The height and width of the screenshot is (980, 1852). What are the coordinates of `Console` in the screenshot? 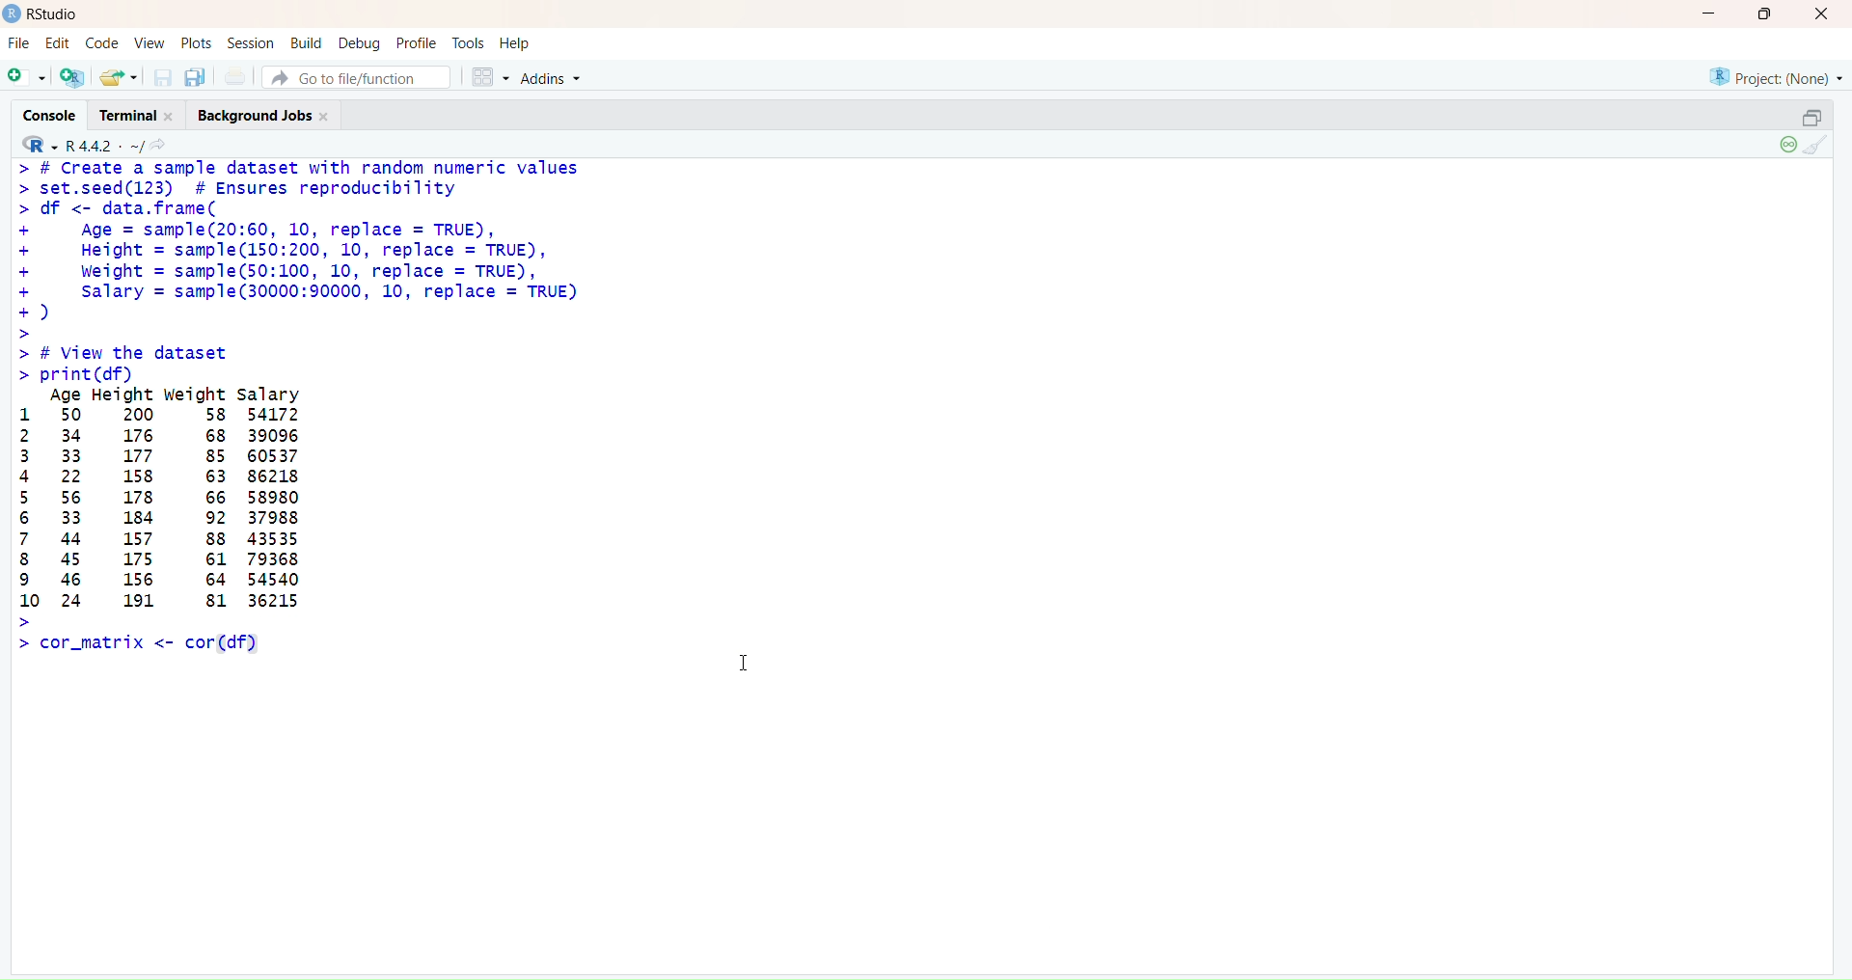 It's located at (56, 114).